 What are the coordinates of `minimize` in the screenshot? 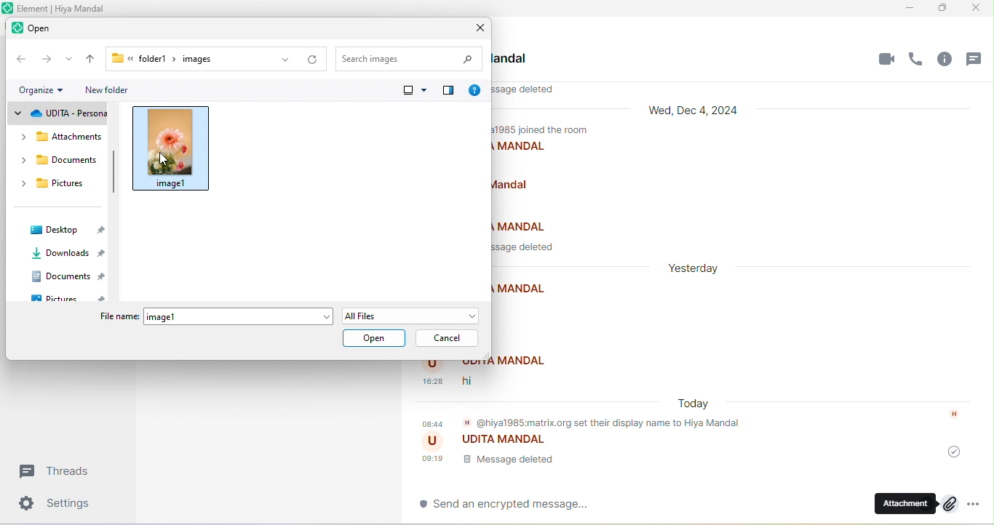 It's located at (911, 8).